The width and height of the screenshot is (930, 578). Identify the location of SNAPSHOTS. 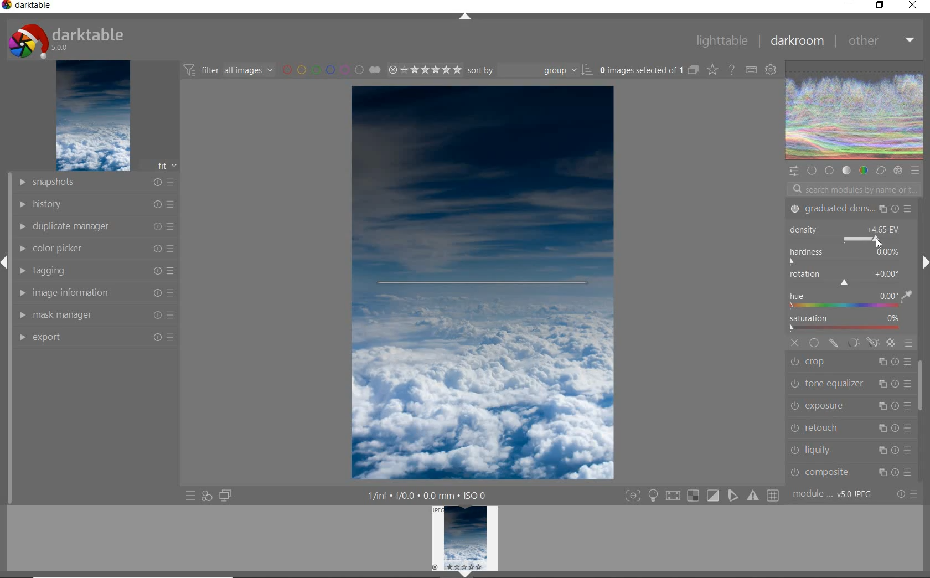
(97, 182).